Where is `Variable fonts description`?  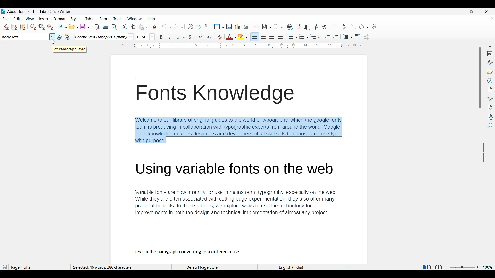 Variable fonts description is located at coordinates (235, 202).